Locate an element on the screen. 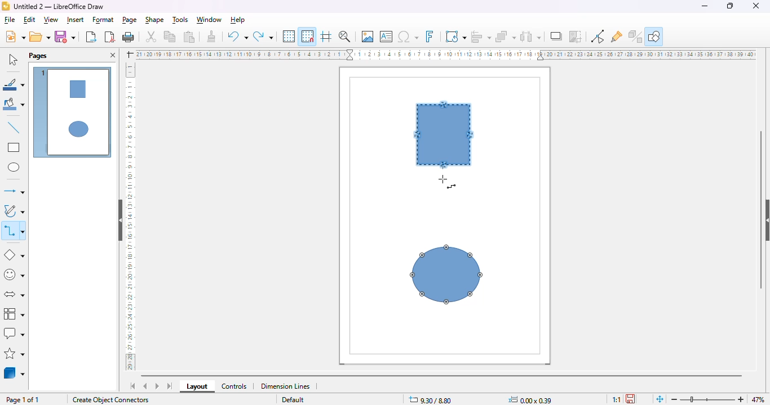 This screenshot has height=405, width=770. save is located at coordinates (65, 36).